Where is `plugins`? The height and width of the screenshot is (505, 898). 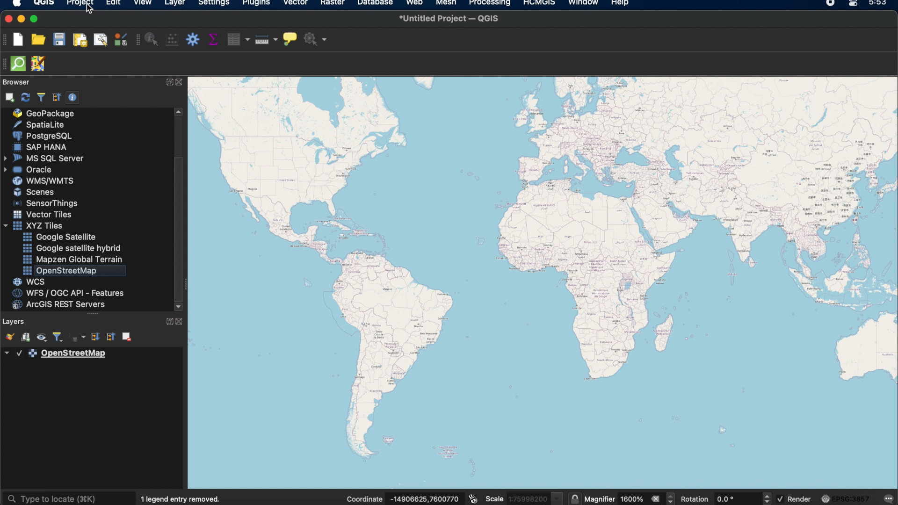
plugins is located at coordinates (256, 4).